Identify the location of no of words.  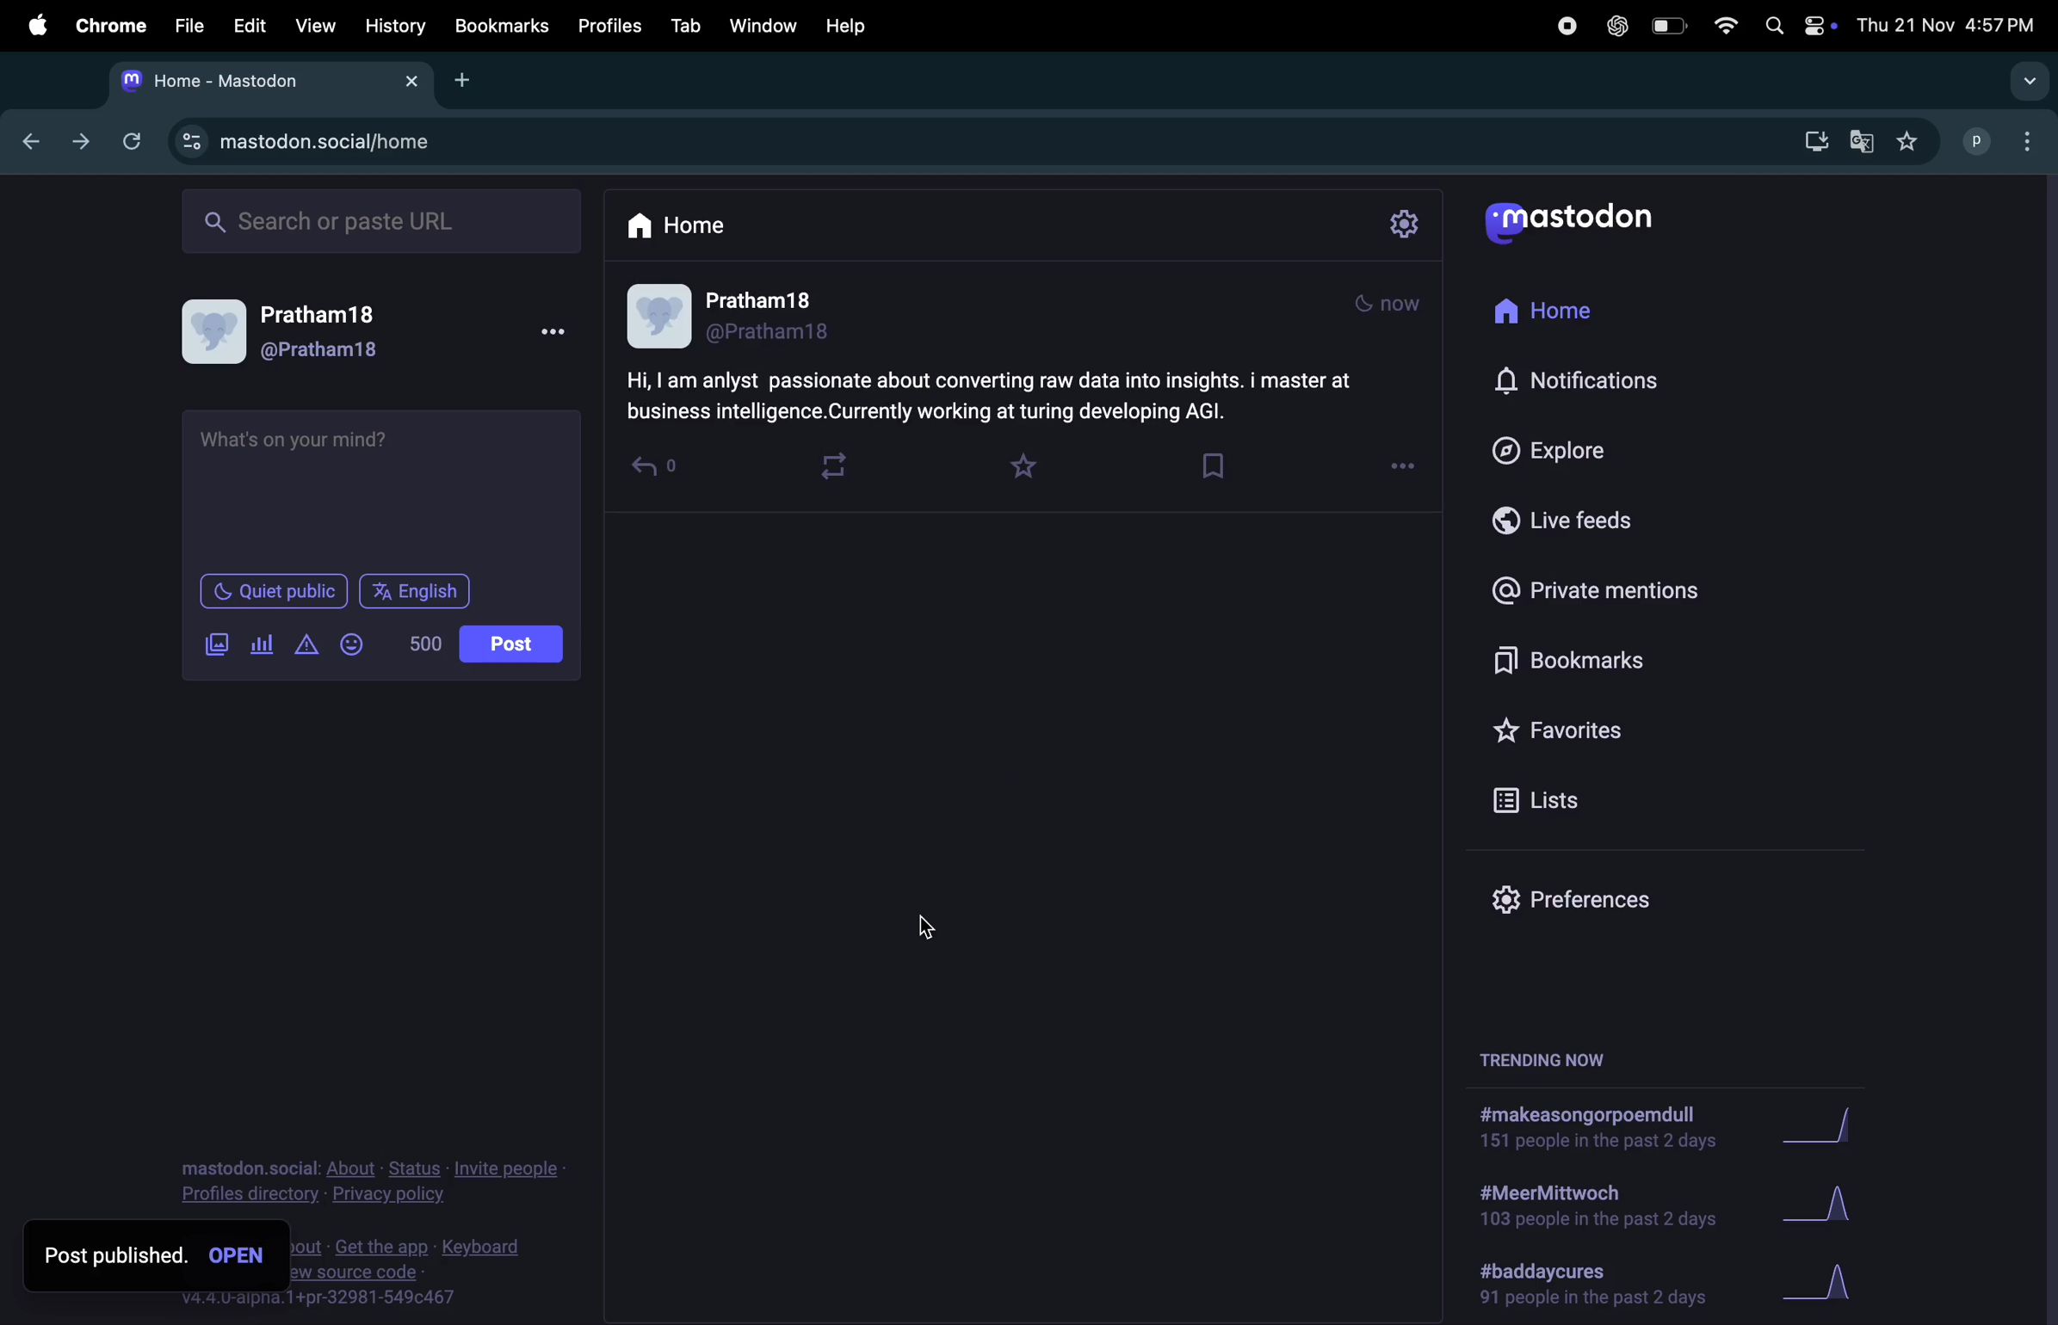
(429, 646).